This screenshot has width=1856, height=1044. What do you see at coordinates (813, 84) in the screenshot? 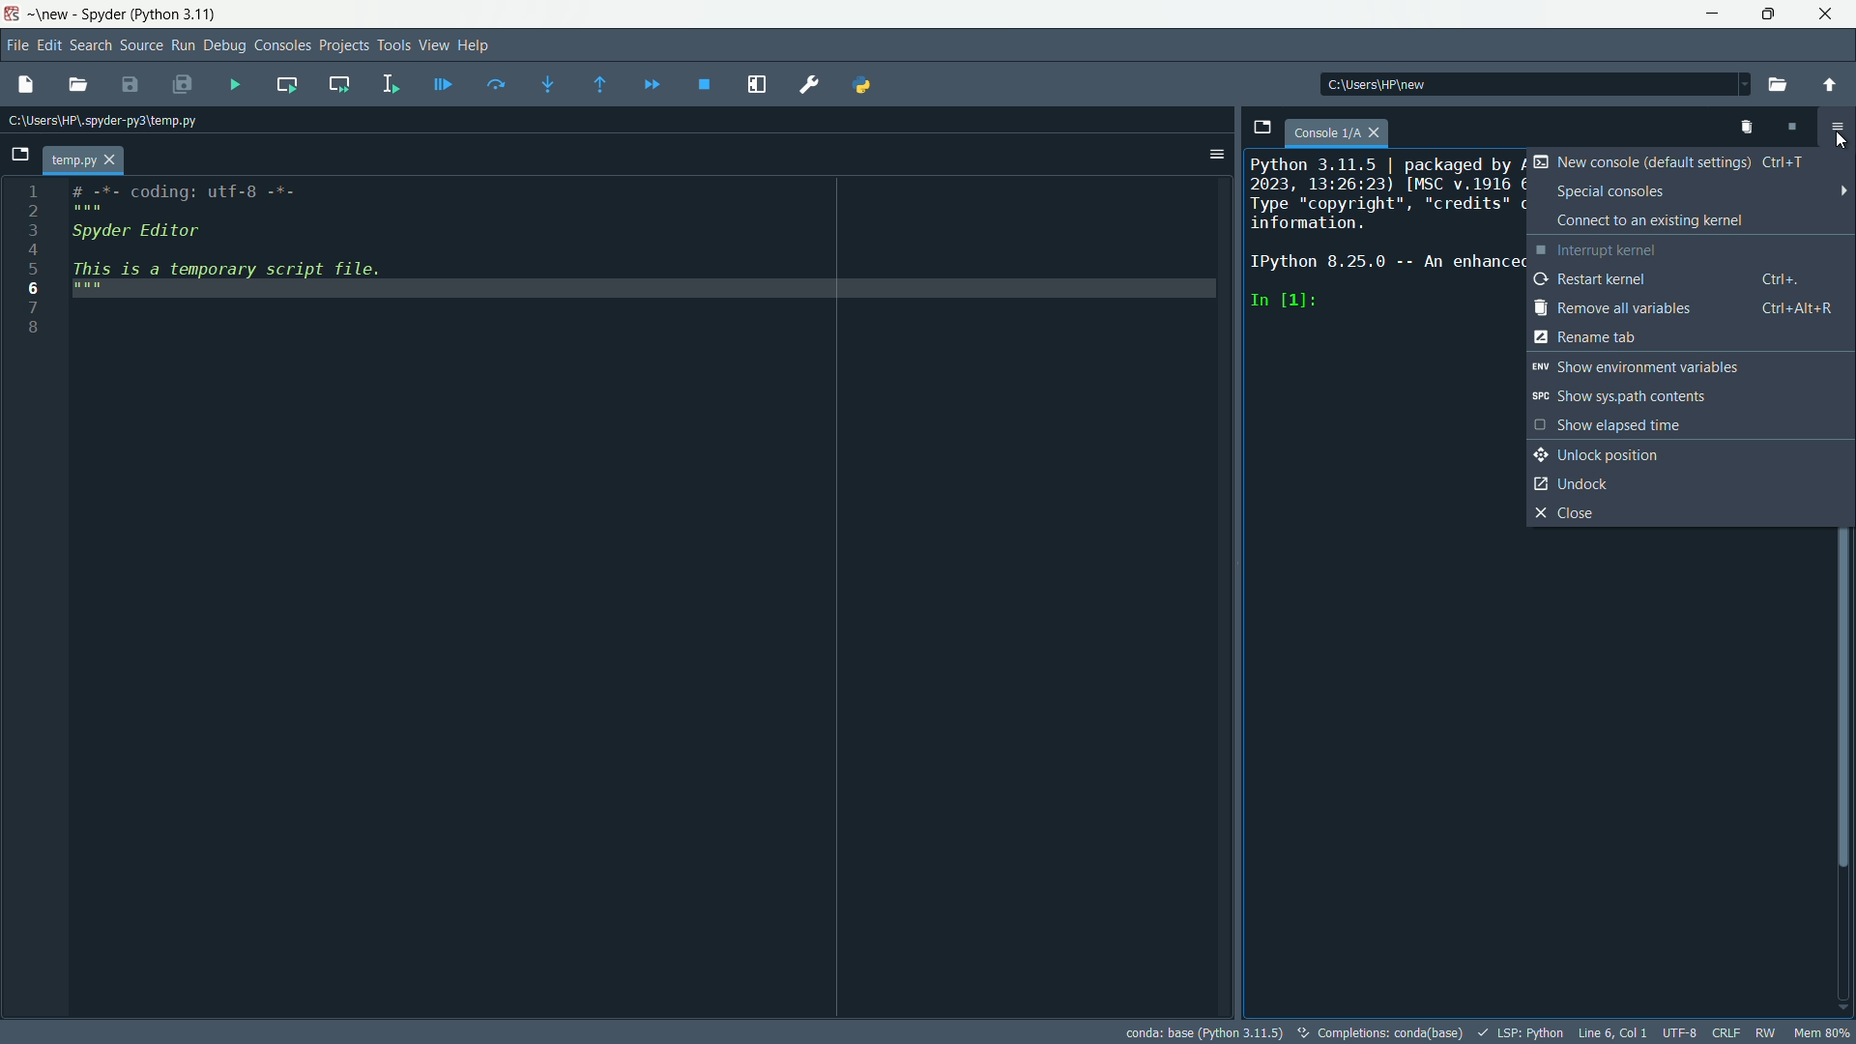
I see `preferences` at bounding box center [813, 84].